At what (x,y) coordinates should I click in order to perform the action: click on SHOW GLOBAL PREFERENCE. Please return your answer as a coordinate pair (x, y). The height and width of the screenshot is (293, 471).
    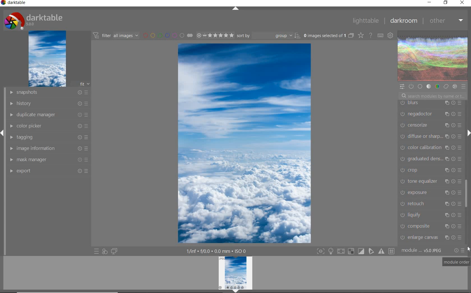
    Looking at the image, I should click on (390, 36).